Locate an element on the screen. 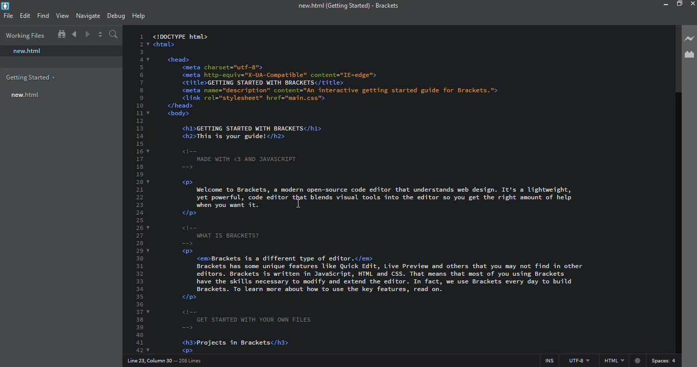 Image resolution: width=697 pixels, height=367 pixels. line number is located at coordinates (141, 191).